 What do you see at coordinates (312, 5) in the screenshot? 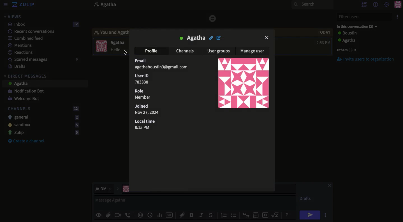
I see `Search` at bounding box center [312, 5].